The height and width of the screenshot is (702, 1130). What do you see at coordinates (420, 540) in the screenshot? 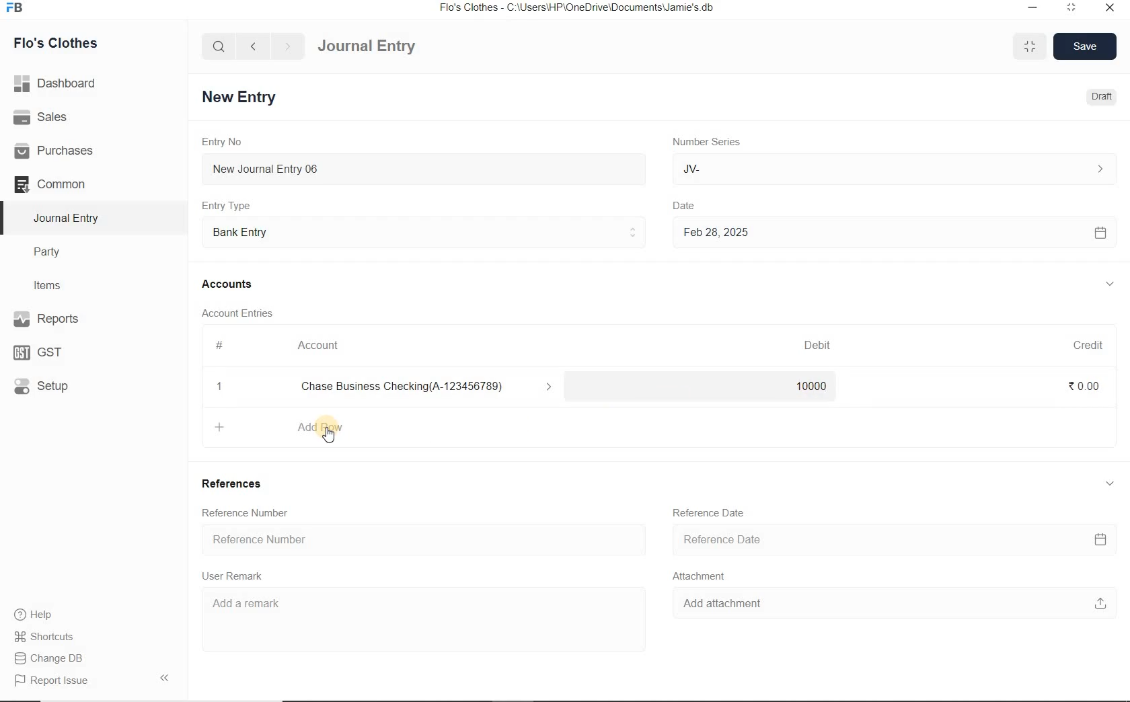
I see `Reference Number` at bounding box center [420, 540].